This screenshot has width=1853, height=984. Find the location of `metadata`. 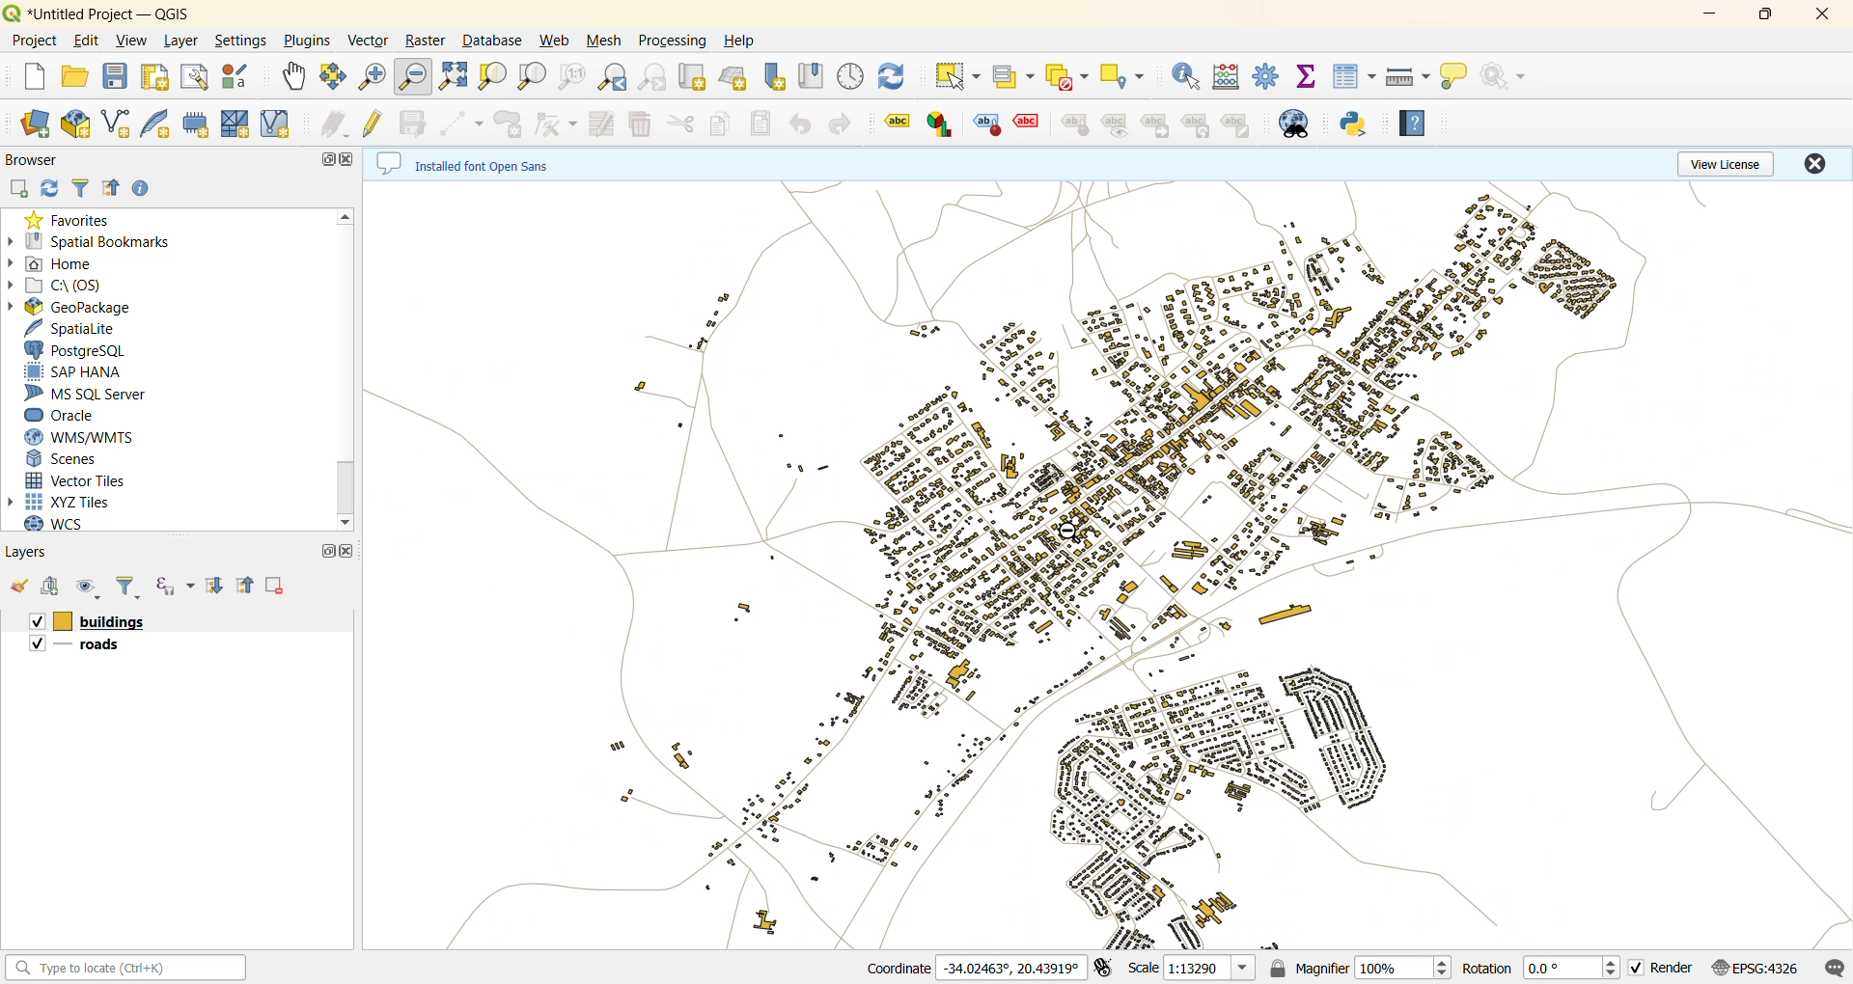

metadata is located at coordinates (466, 162).